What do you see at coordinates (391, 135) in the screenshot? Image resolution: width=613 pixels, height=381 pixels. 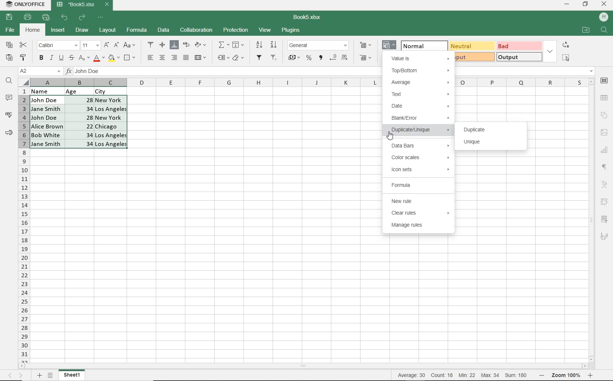 I see `cursor` at bounding box center [391, 135].